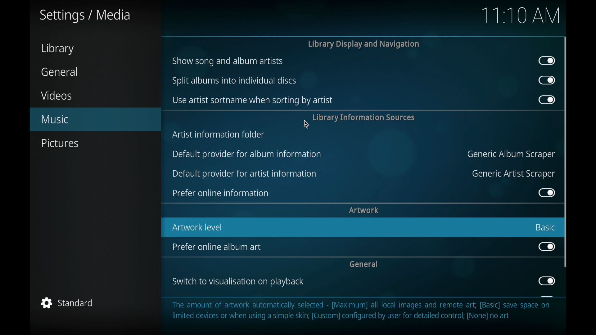 Image resolution: width=596 pixels, height=335 pixels. What do you see at coordinates (546, 100) in the screenshot?
I see `toggle button` at bounding box center [546, 100].